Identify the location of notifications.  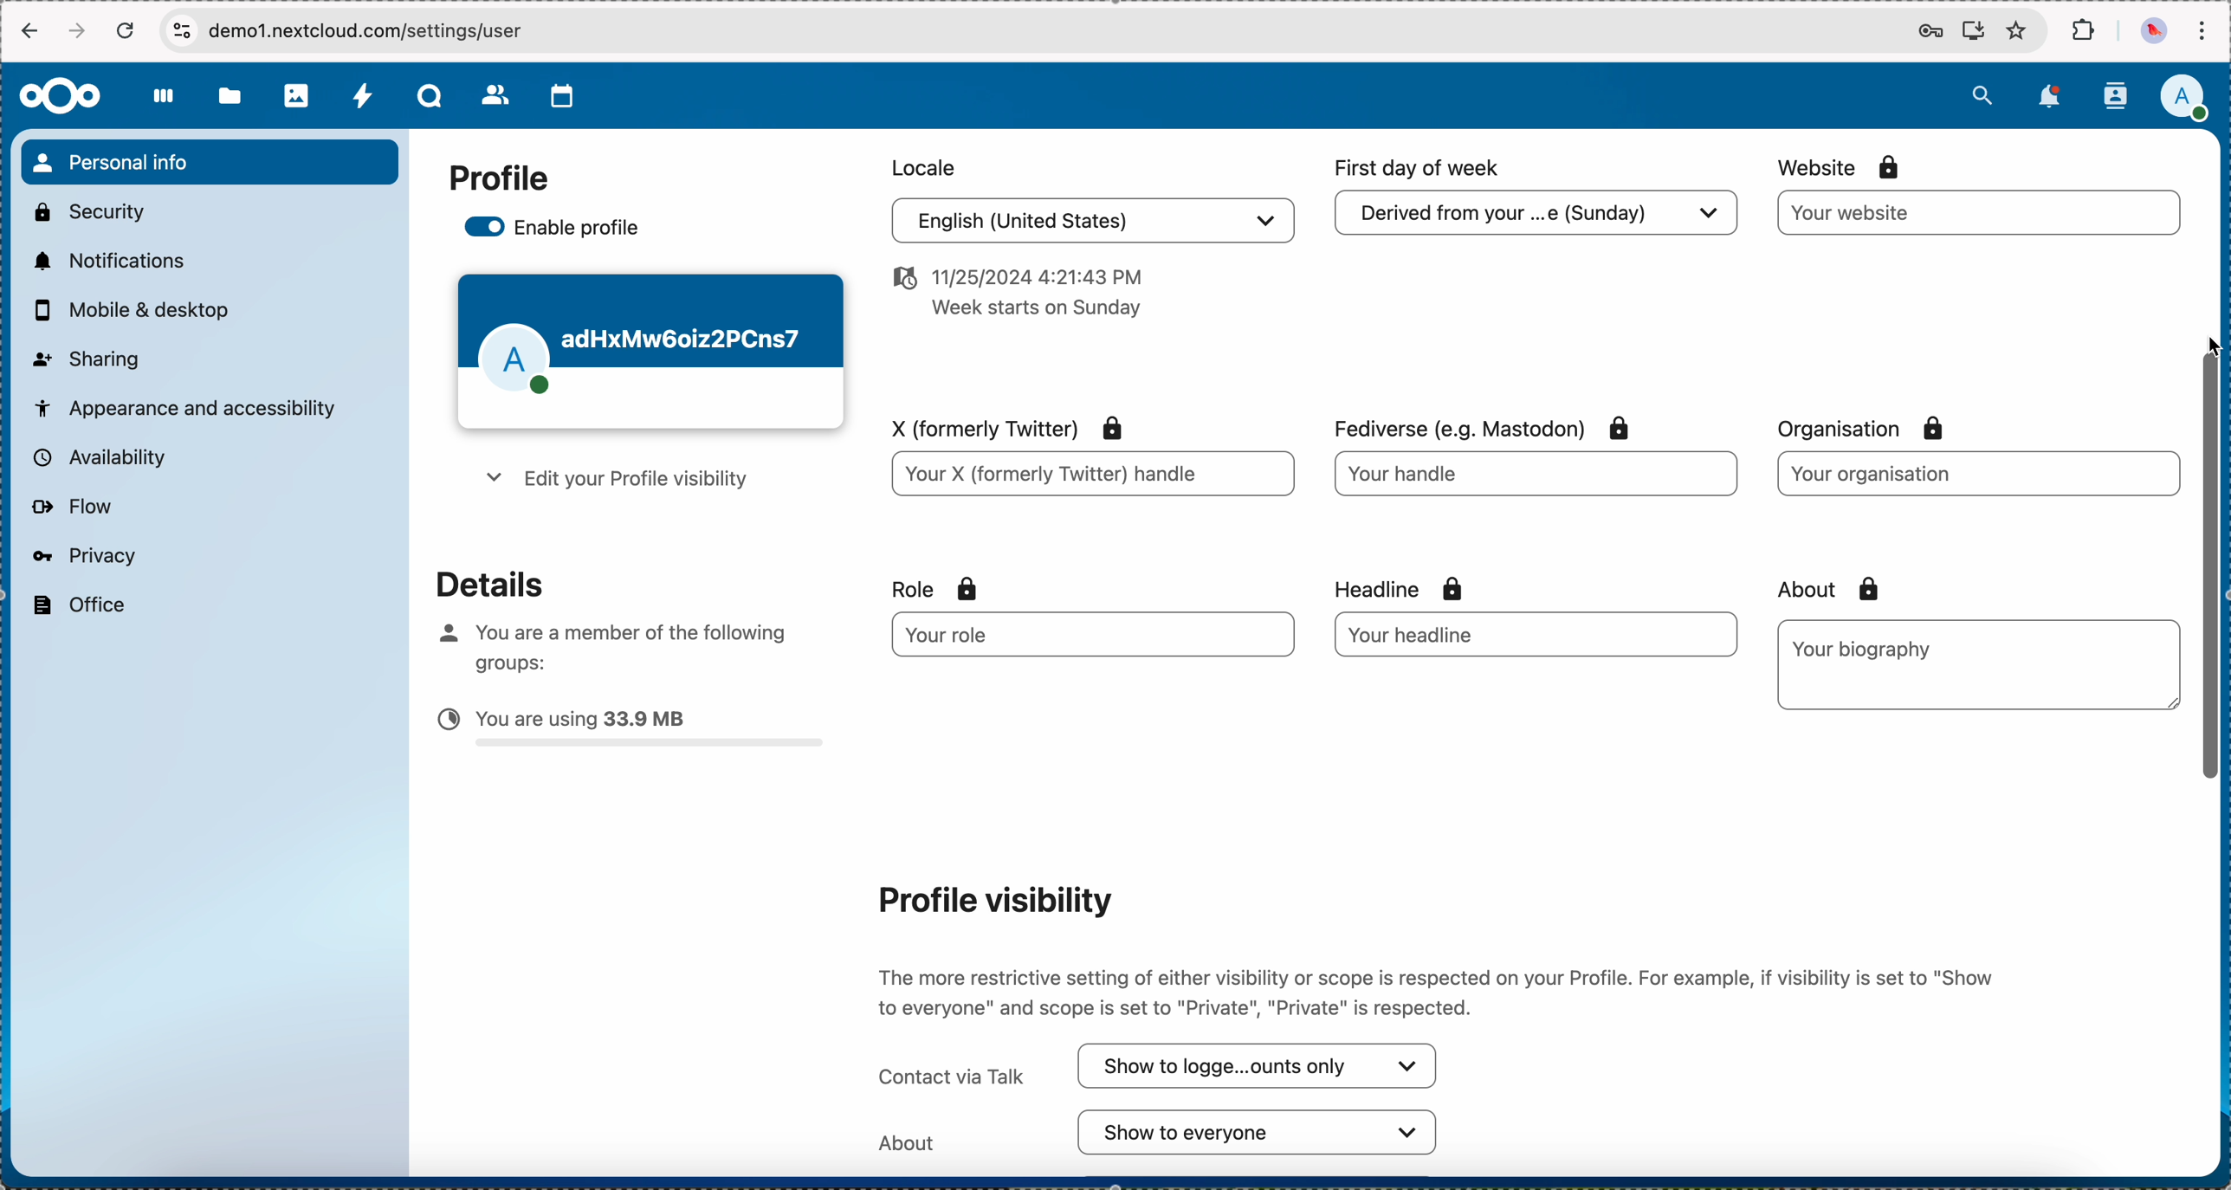
(2053, 96).